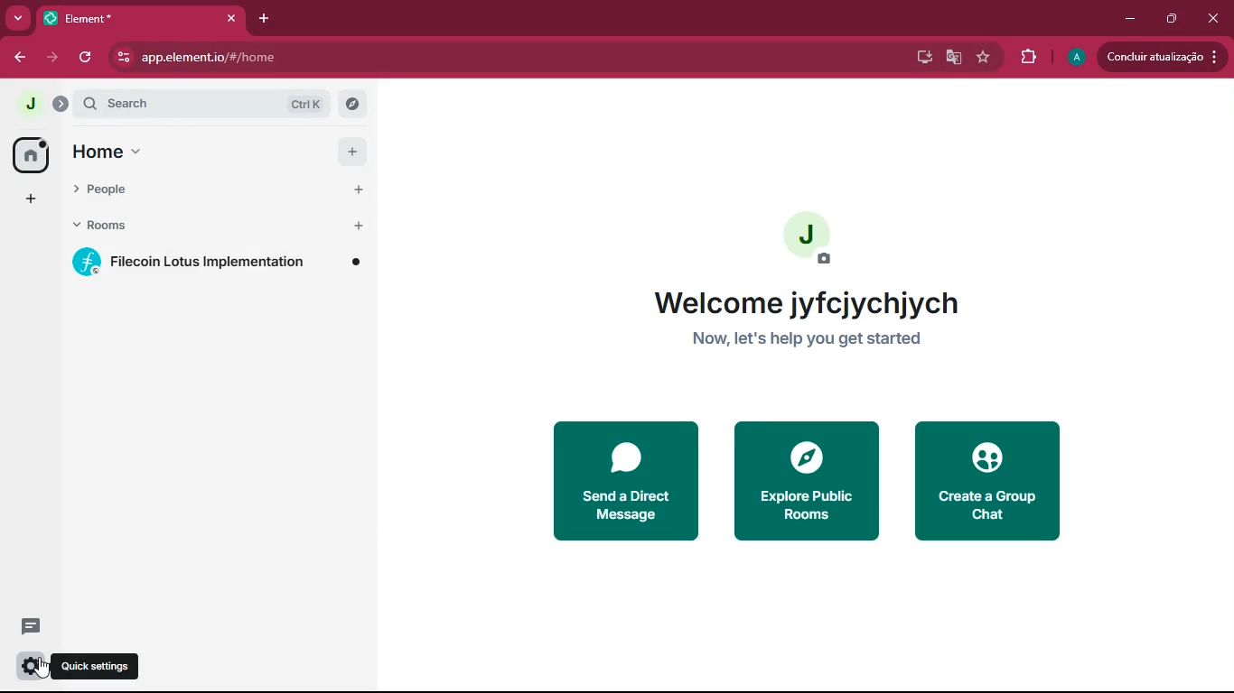  I want to click on Add, so click(356, 225).